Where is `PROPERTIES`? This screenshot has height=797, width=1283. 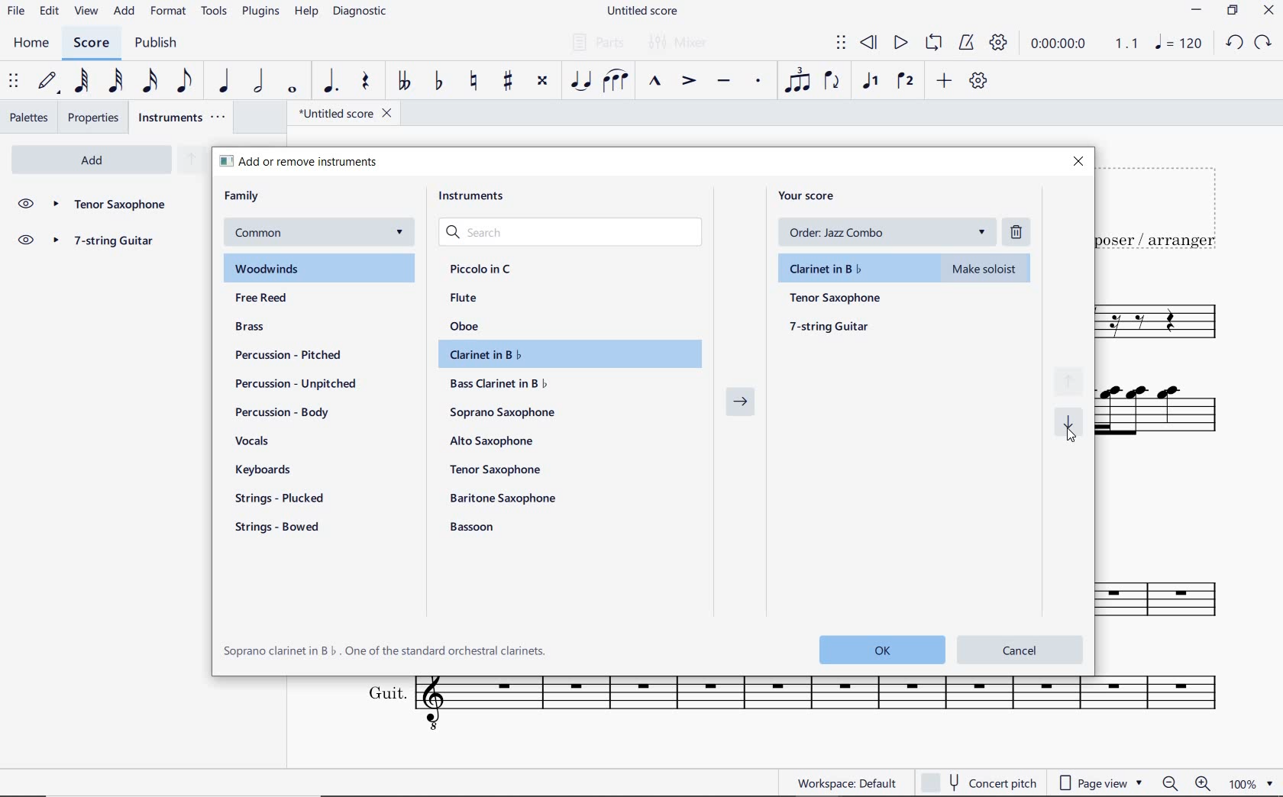 PROPERTIES is located at coordinates (96, 118).